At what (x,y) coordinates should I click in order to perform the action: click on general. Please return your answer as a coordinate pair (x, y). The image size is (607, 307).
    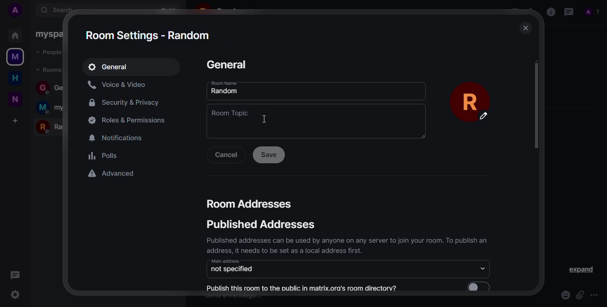
    Looking at the image, I should click on (228, 64).